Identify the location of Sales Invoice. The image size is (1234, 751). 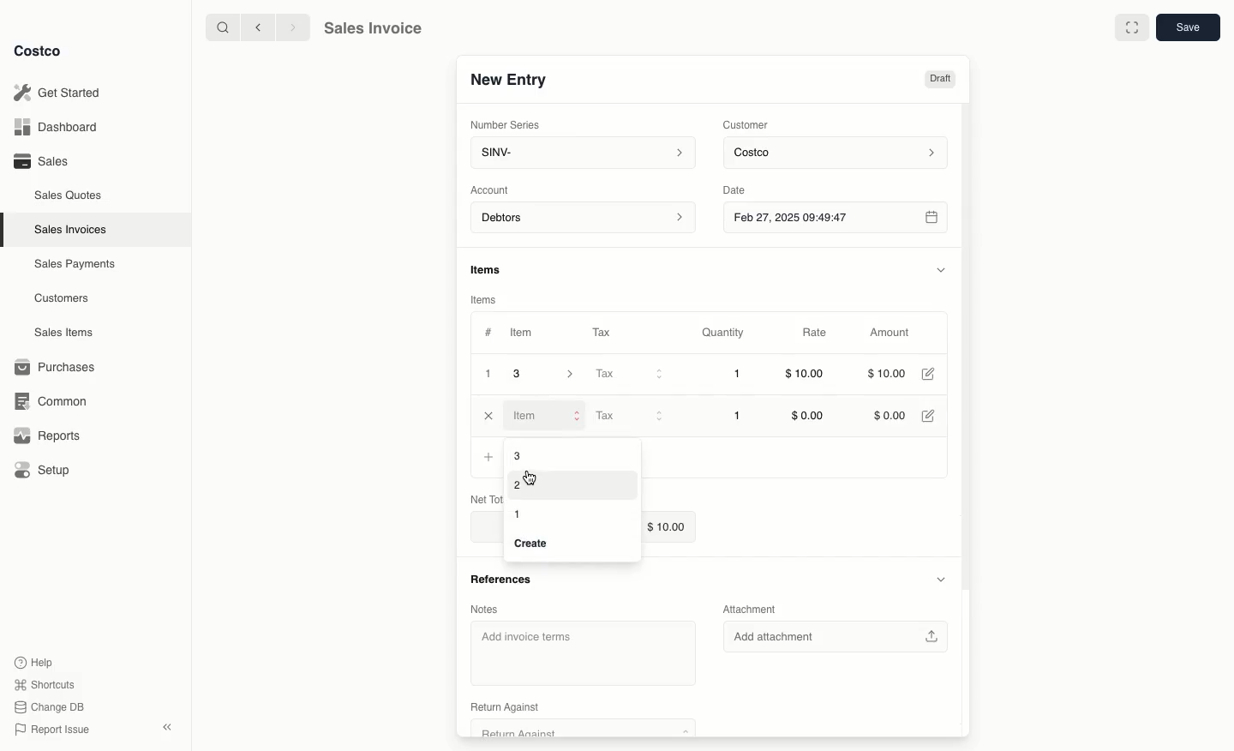
(372, 28).